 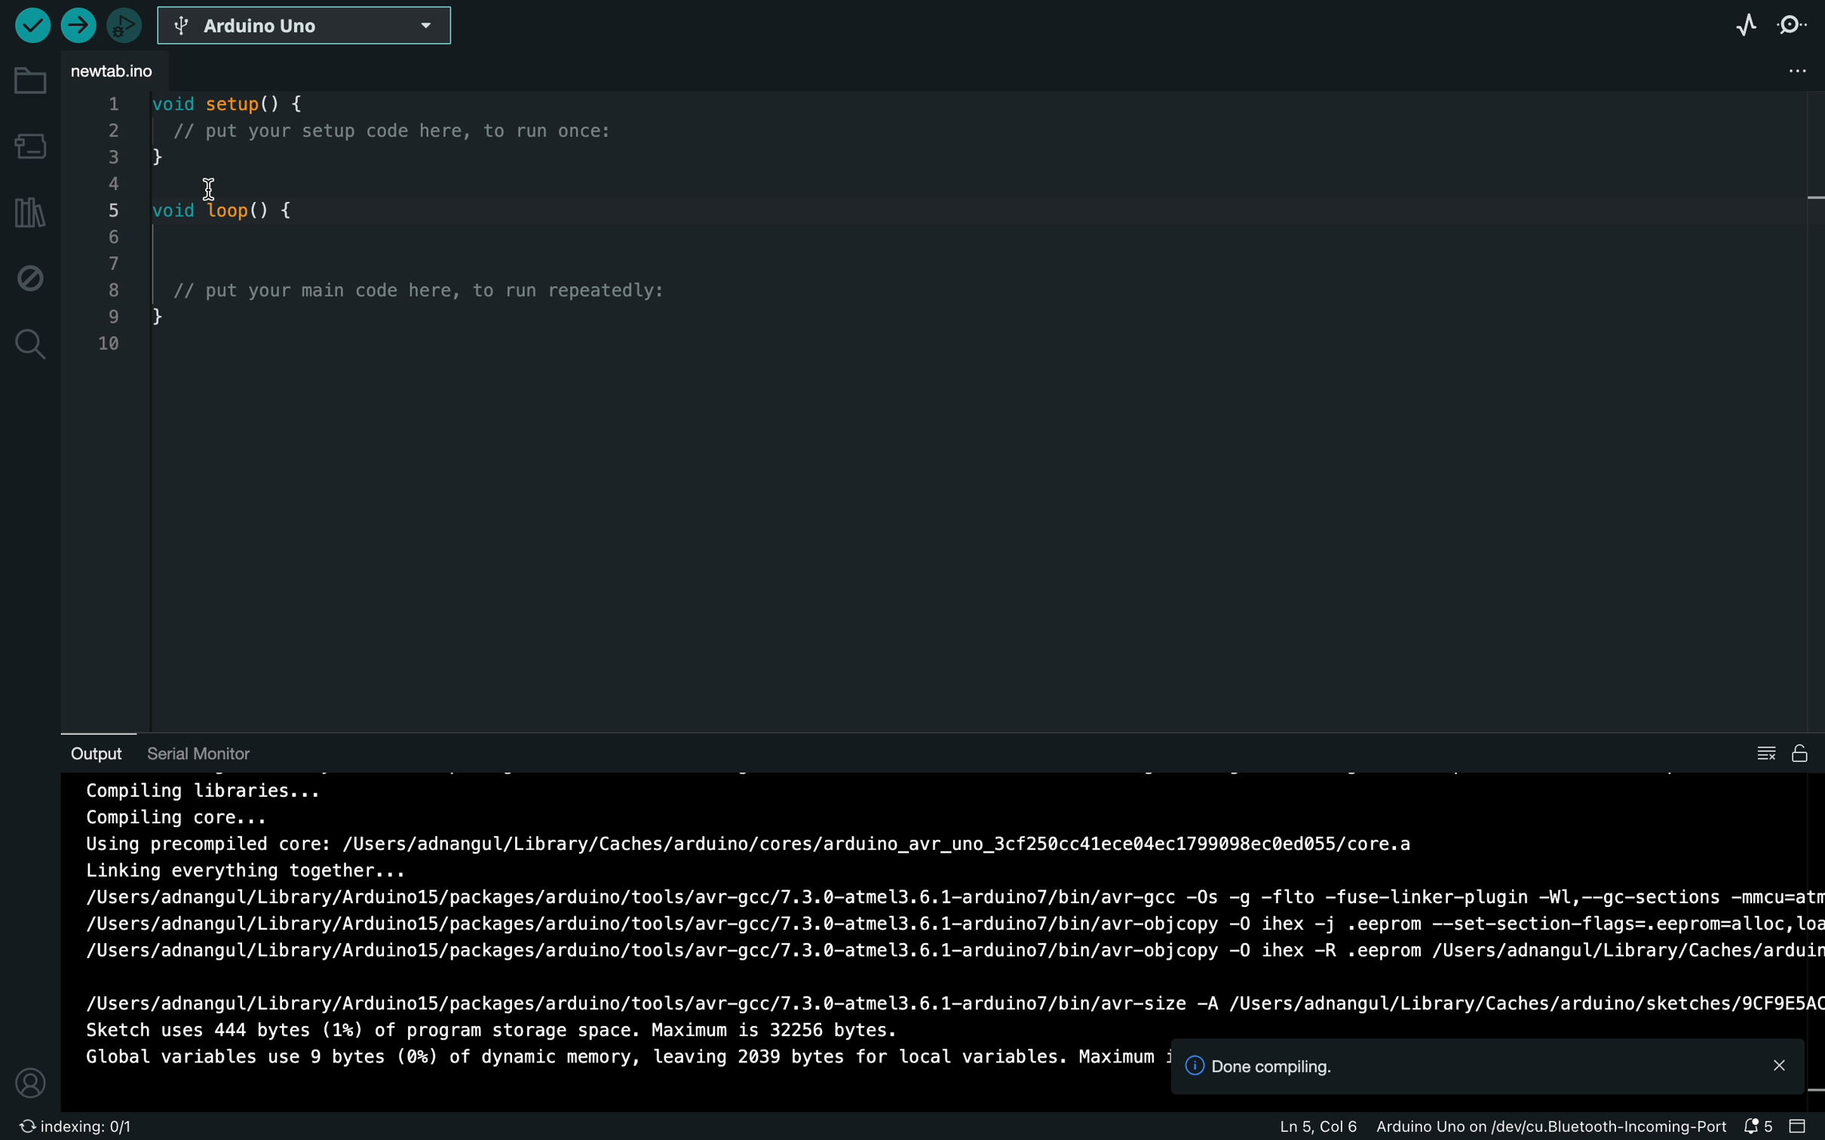 I want to click on serial monitor, so click(x=199, y=751).